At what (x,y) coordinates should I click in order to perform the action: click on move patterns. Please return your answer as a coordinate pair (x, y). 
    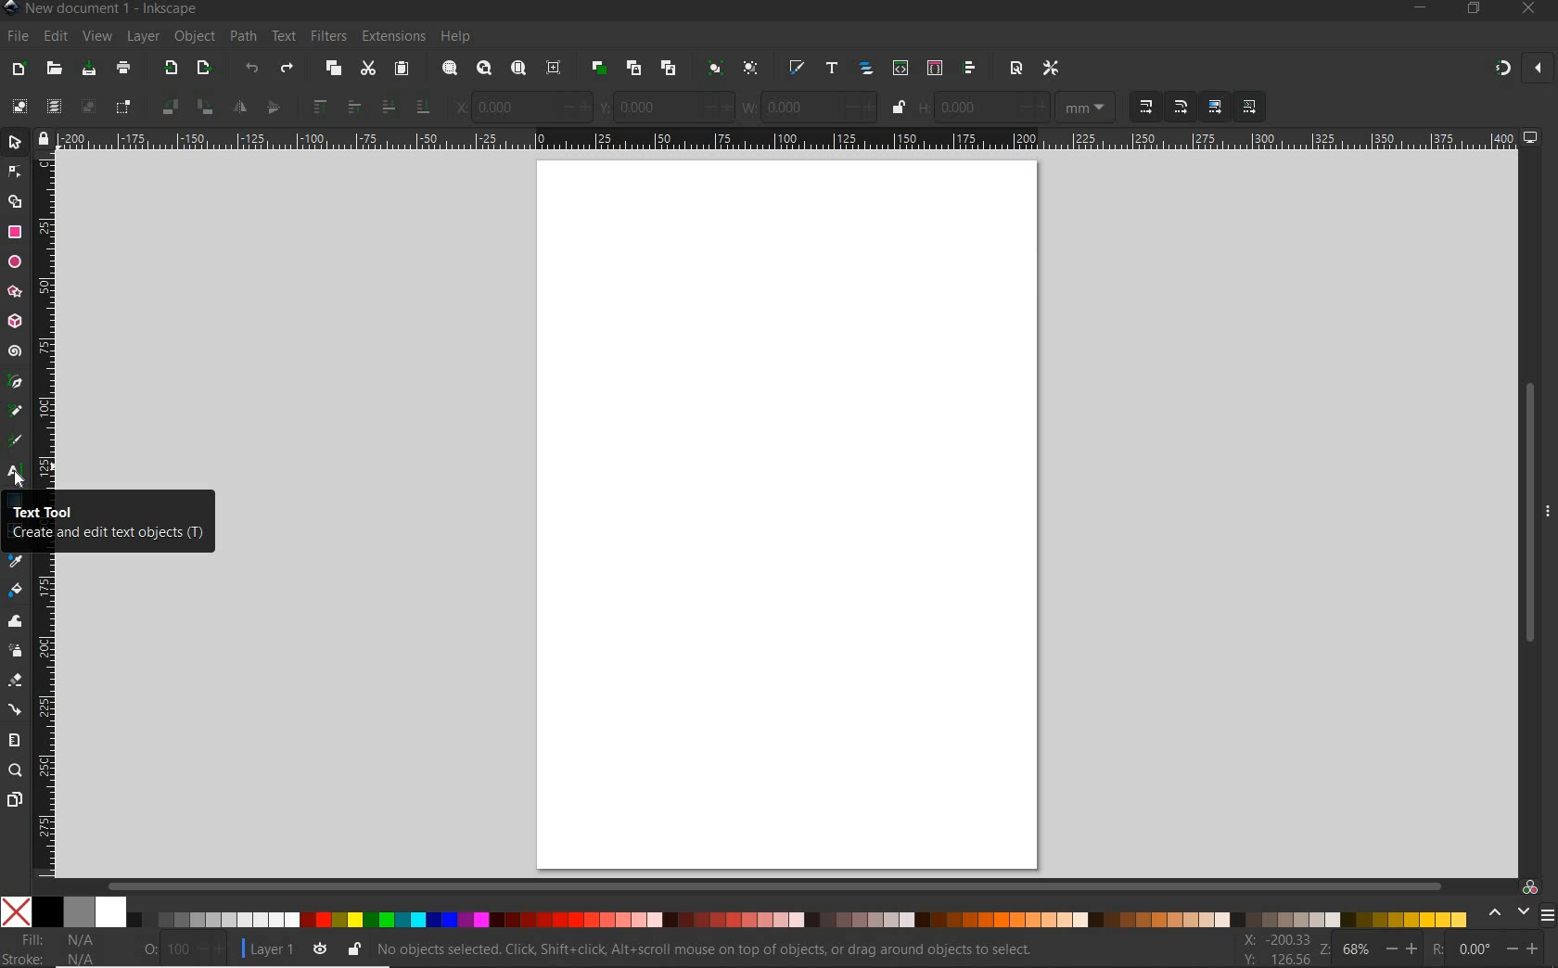
    Looking at the image, I should click on (1250, 107).